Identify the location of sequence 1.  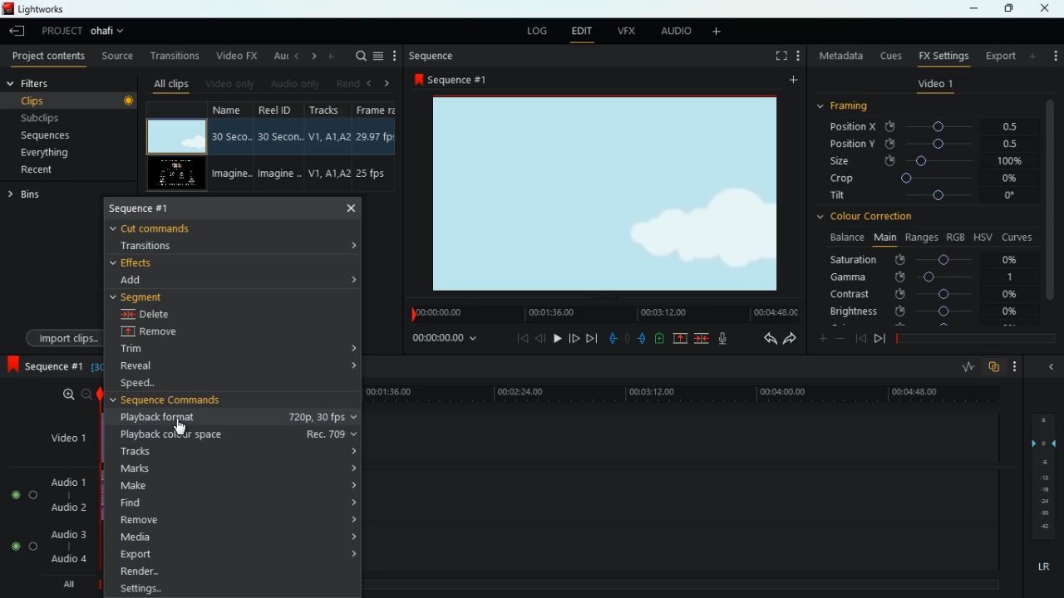
(42, 365).